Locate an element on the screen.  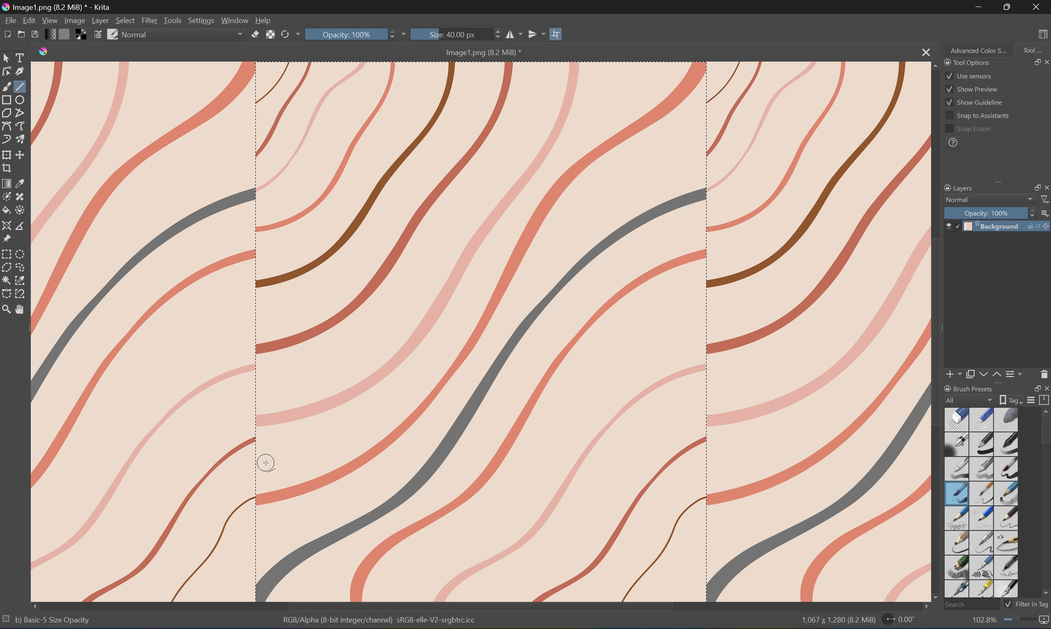
Choose brush preset is located at coordinates (113, 34).